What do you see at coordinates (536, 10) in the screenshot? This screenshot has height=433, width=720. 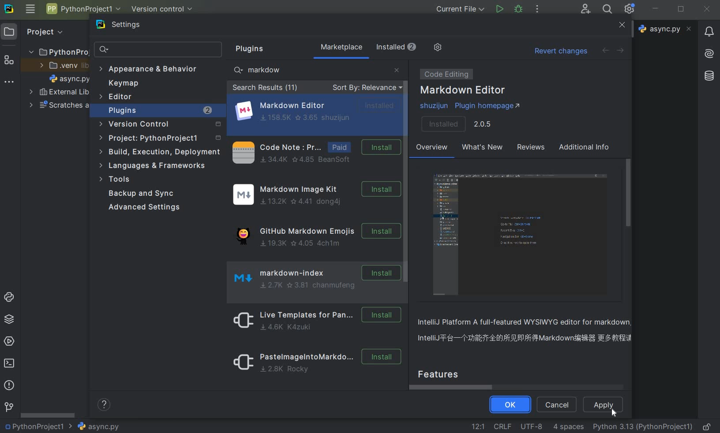 I see `more actions` at bounding box center [536, 10].